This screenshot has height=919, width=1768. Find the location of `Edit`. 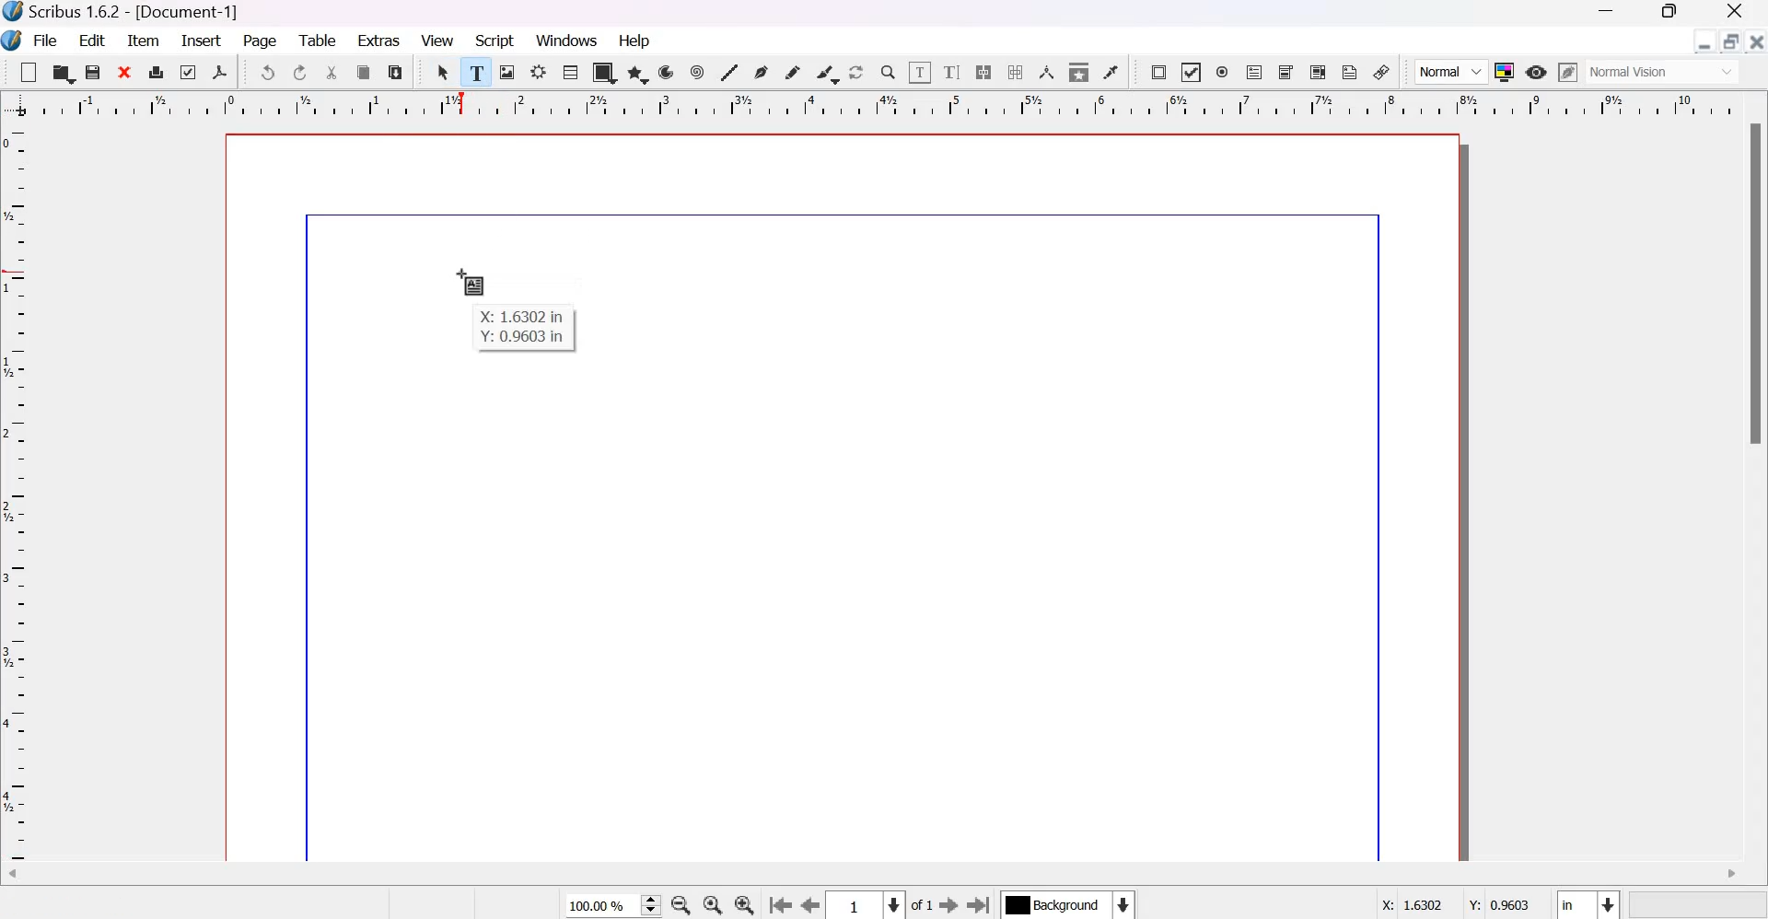

Edit is located at coordinates (94, 40).